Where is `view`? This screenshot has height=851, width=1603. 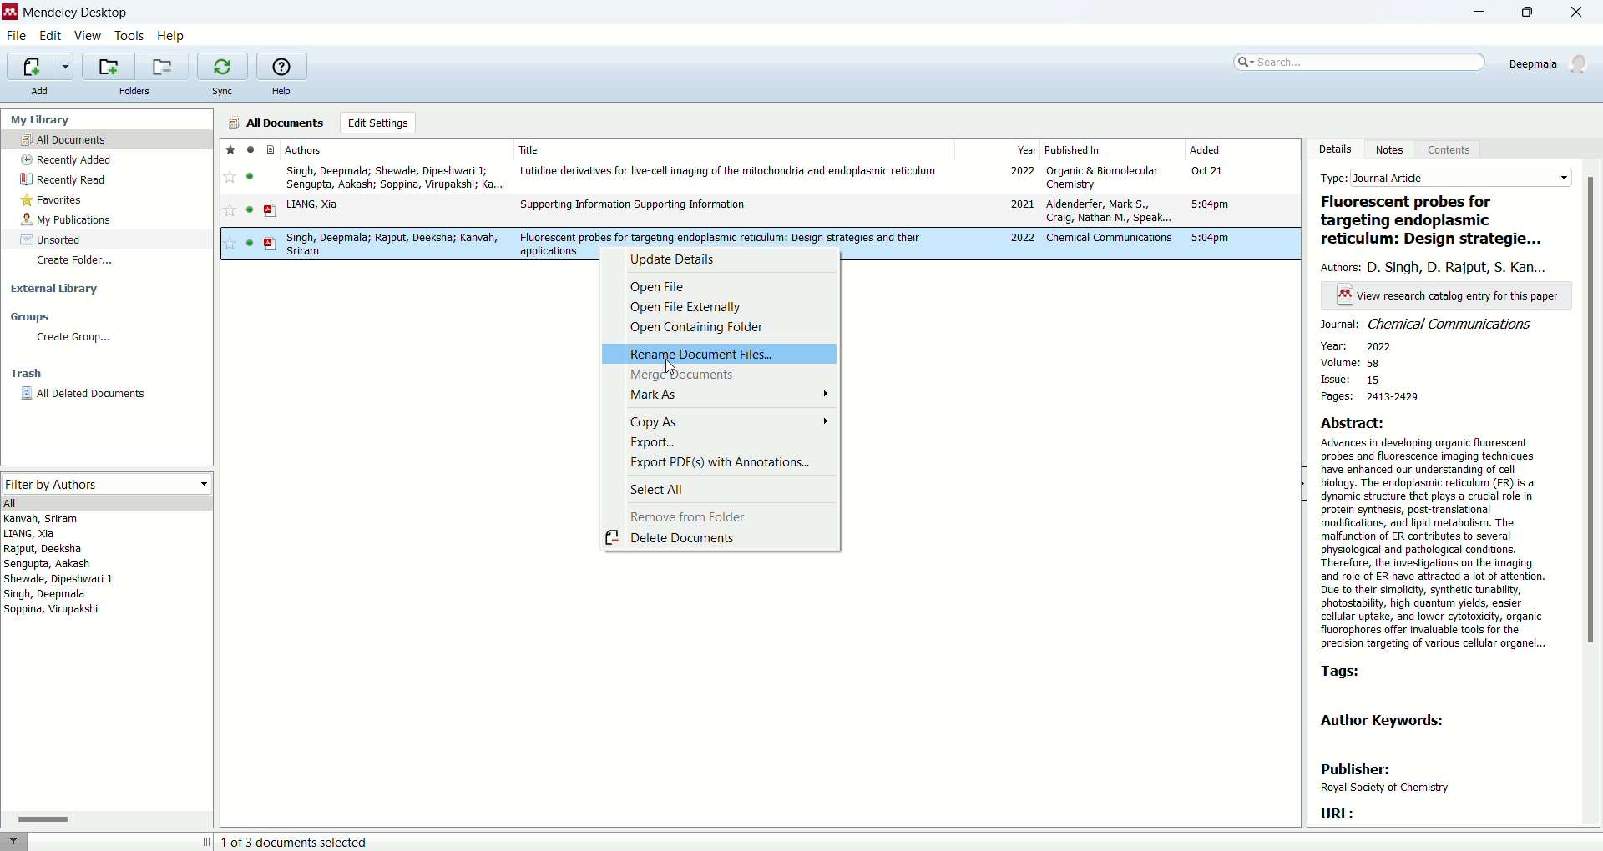 view is located at coordinates (89, 34).